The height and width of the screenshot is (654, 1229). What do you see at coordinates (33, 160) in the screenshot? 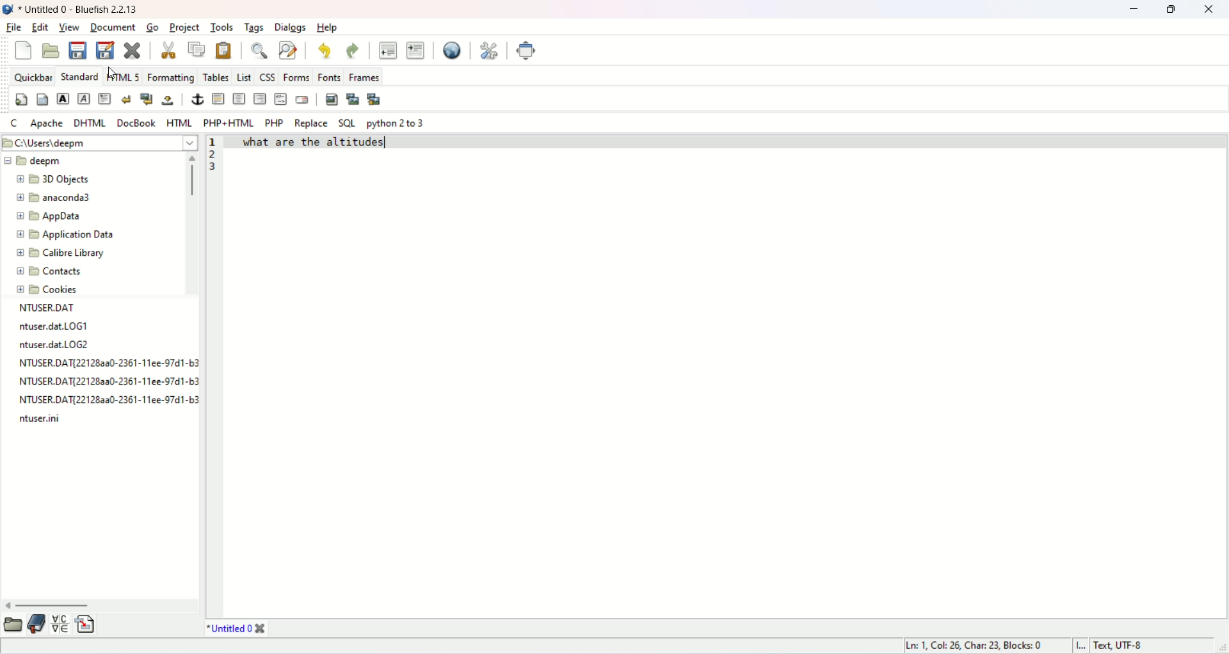
I see `deepm` at bounding box center [33, 160].